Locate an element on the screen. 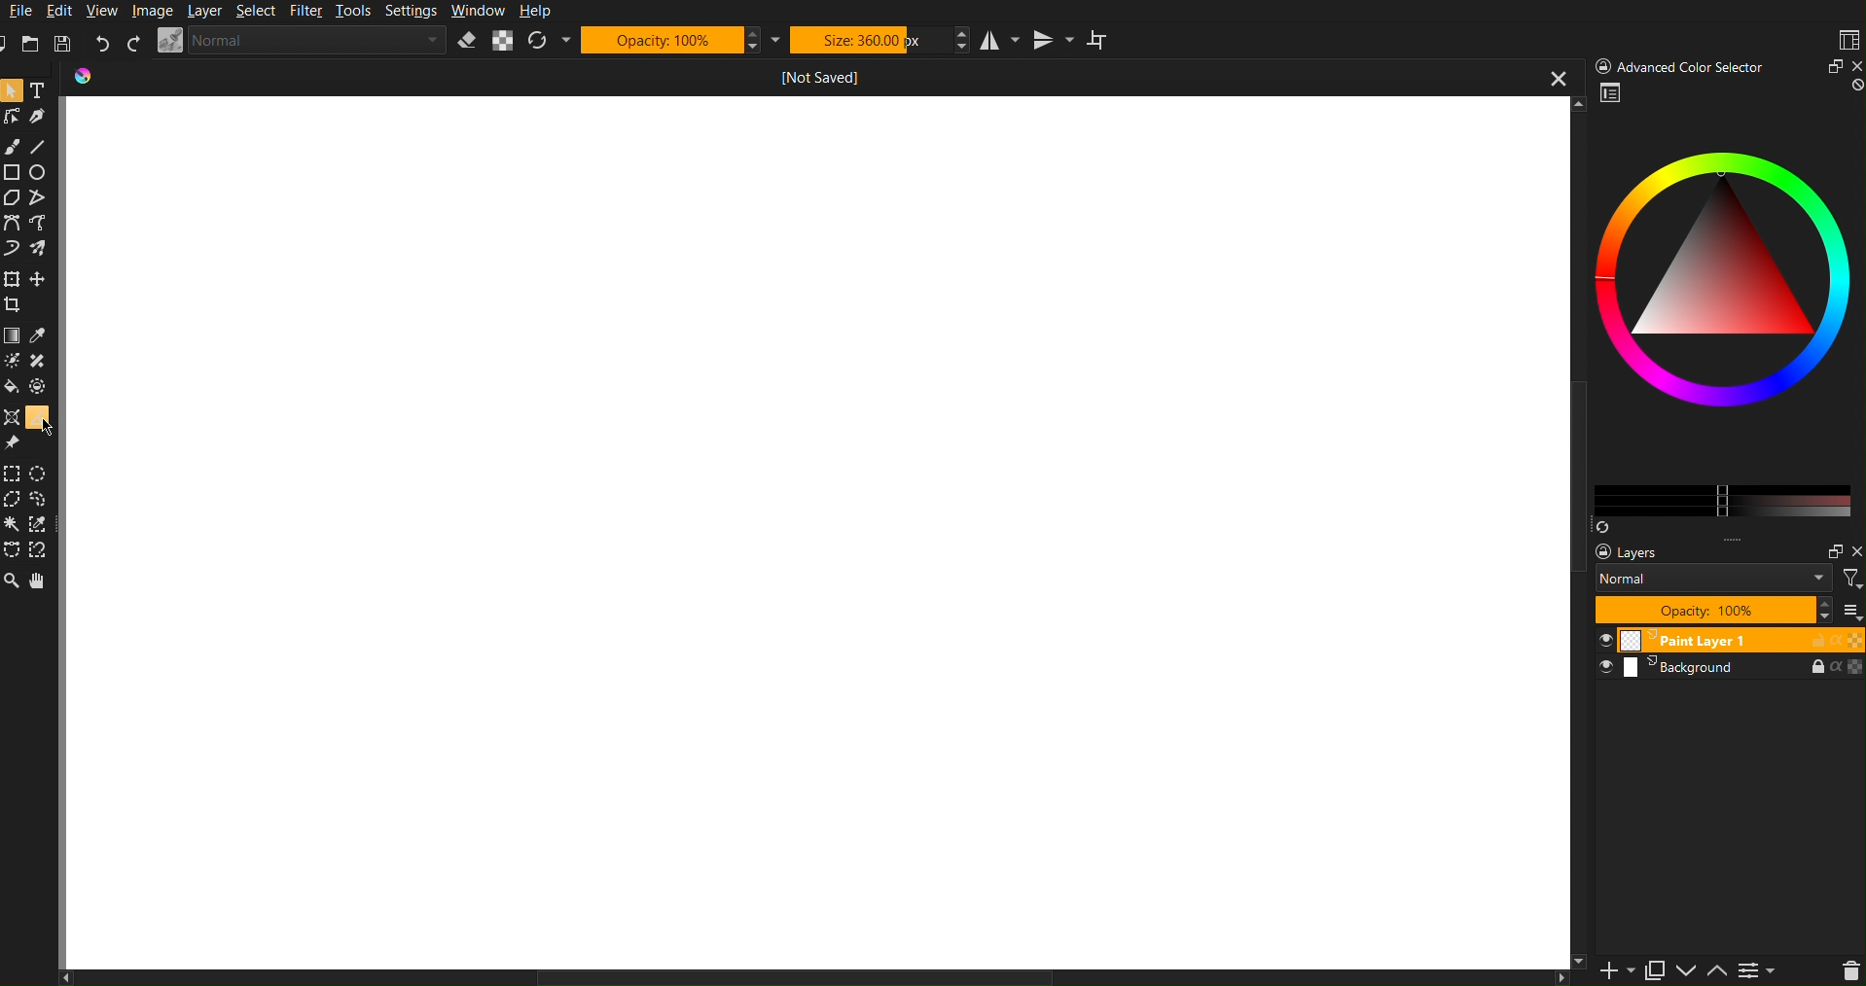 The image size is (1866, 986). Layer Settings is located at coordinates (1719, 581).